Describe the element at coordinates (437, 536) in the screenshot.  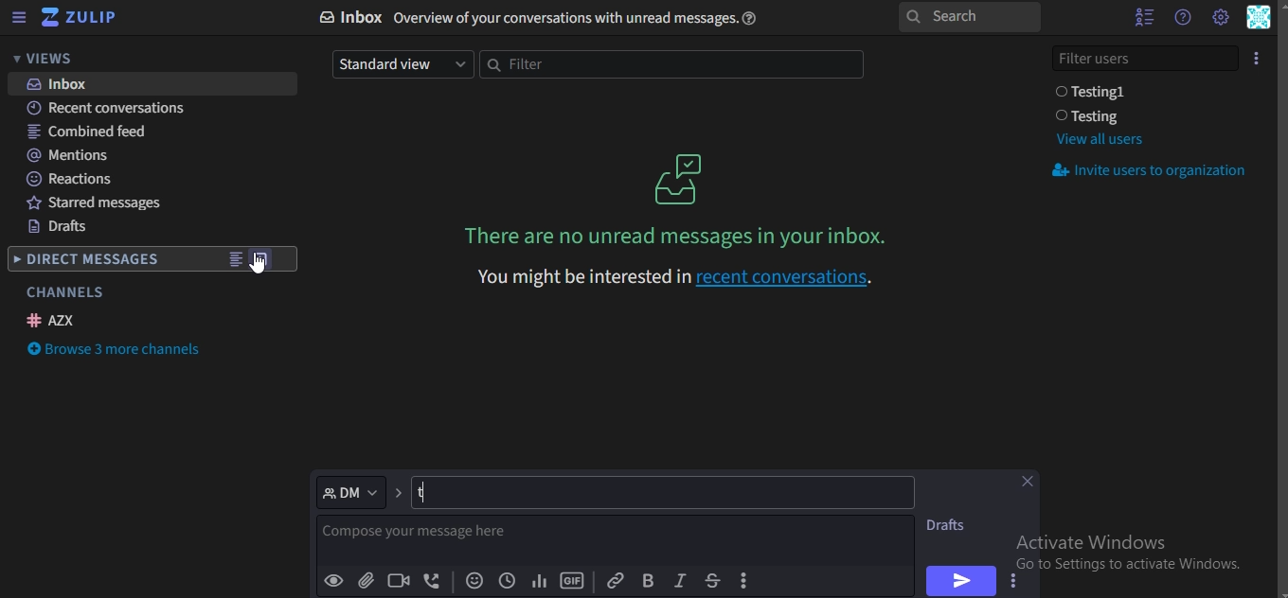
I see `text` at that location.